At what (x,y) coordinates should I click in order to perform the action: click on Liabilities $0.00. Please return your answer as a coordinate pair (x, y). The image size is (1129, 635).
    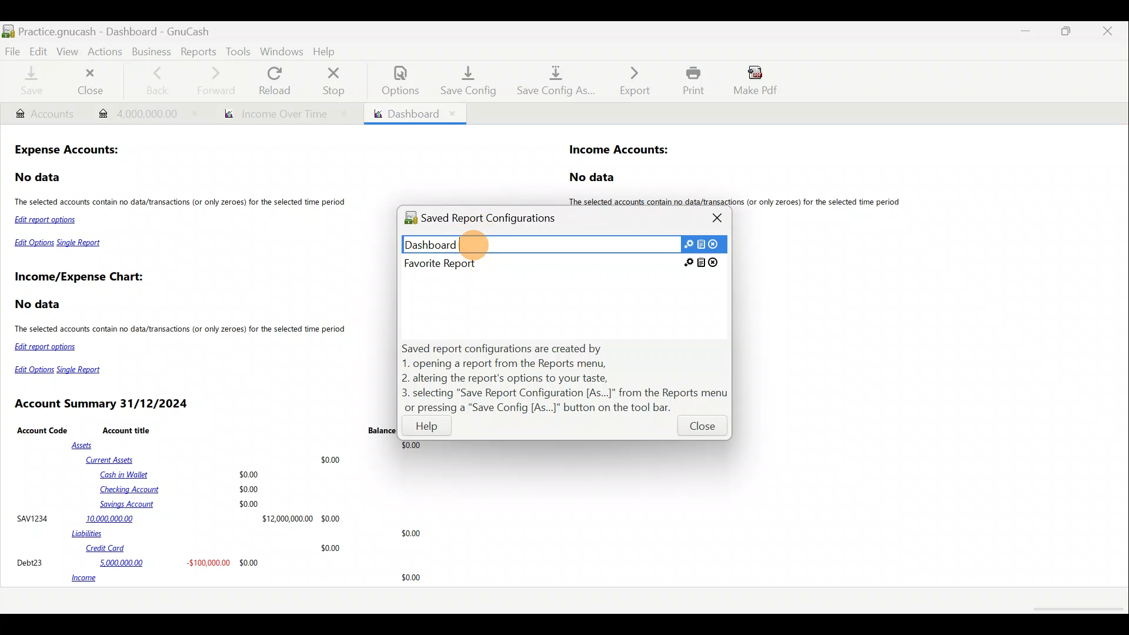
    Looking at the image, I should click on (249, 533).